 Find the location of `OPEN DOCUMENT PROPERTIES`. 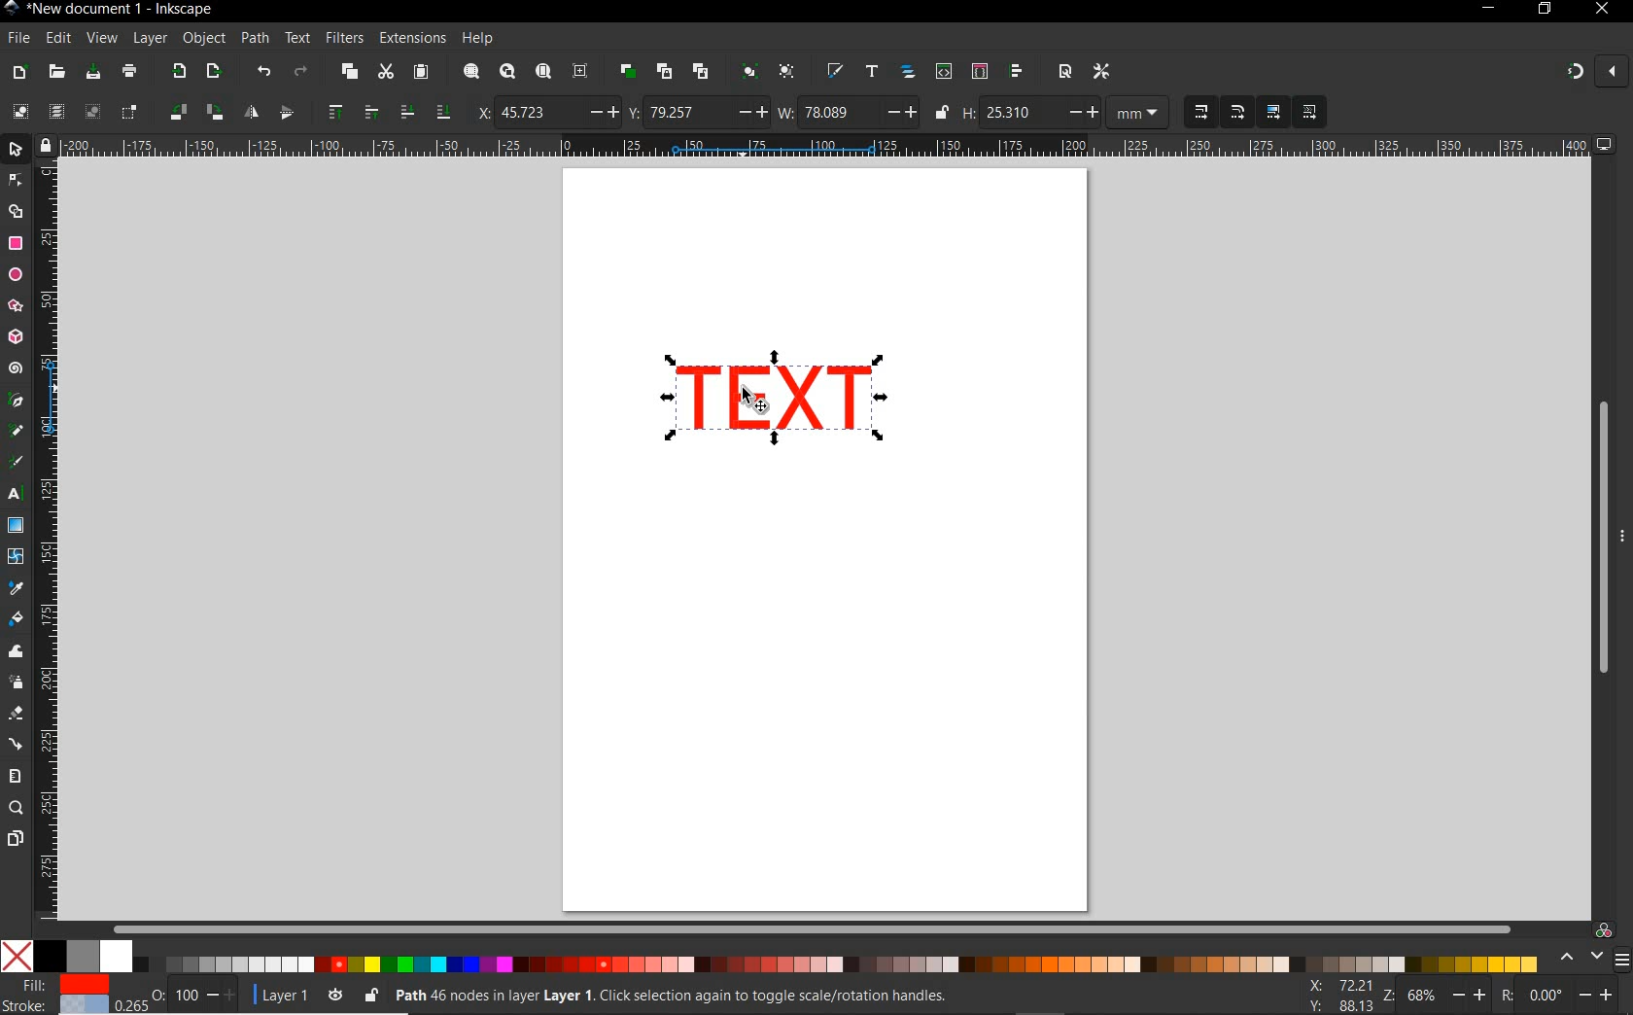

OPEN DOCUMENT PROPERTIES is located at coordinates (1064, 71).